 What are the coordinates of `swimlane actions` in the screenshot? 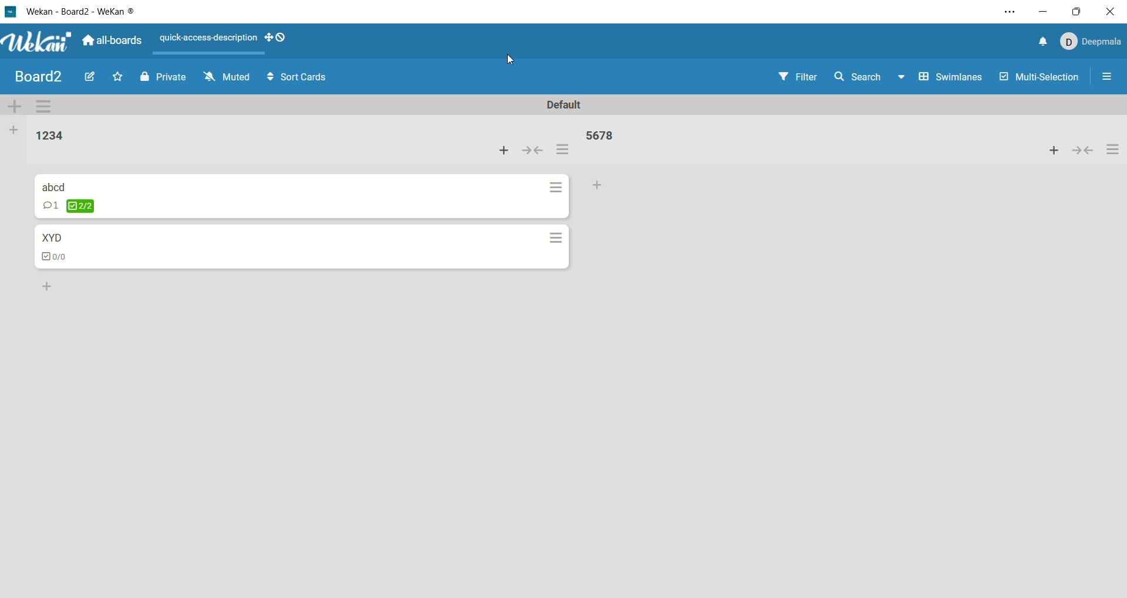 It's located at (47, 106).